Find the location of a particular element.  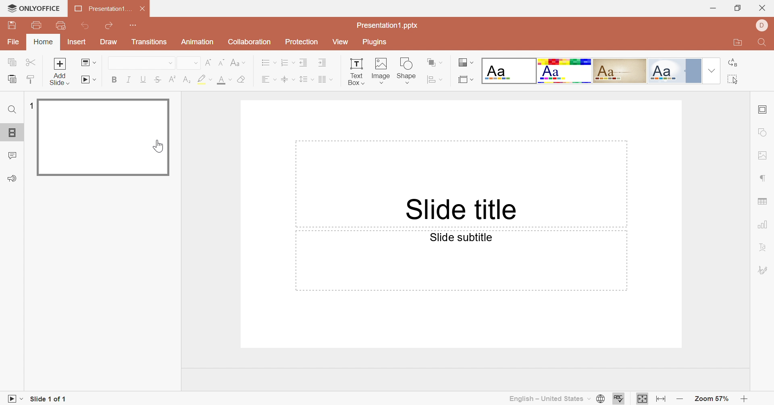

Home is located at coordinates (43, 41).